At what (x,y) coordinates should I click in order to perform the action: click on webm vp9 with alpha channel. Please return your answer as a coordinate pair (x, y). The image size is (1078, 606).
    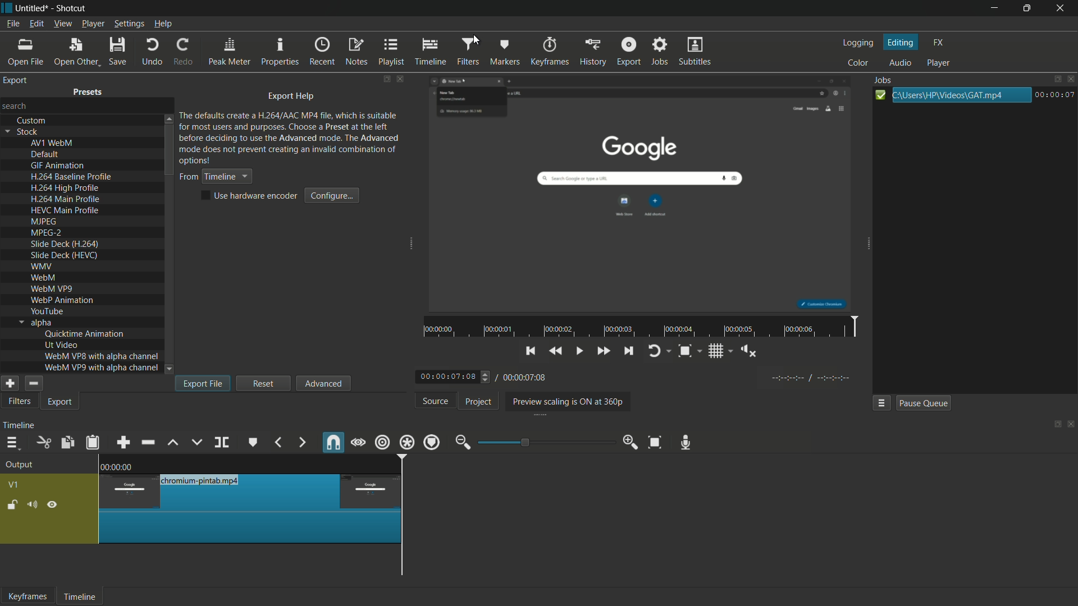
    Looking at the image, I should click on (99, 368).